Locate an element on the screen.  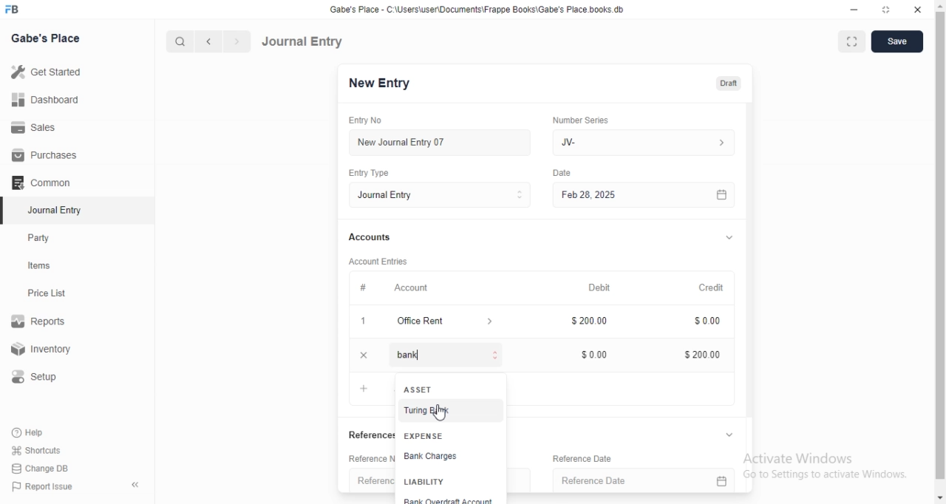
Entry Type is located at coordinates (445, 195).